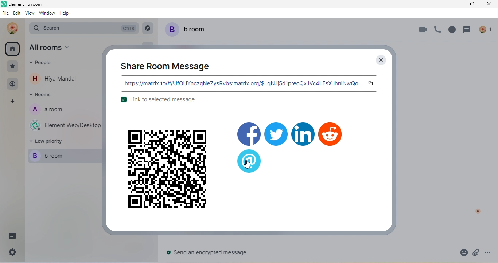  I want to click on thread, so click(12, 236).